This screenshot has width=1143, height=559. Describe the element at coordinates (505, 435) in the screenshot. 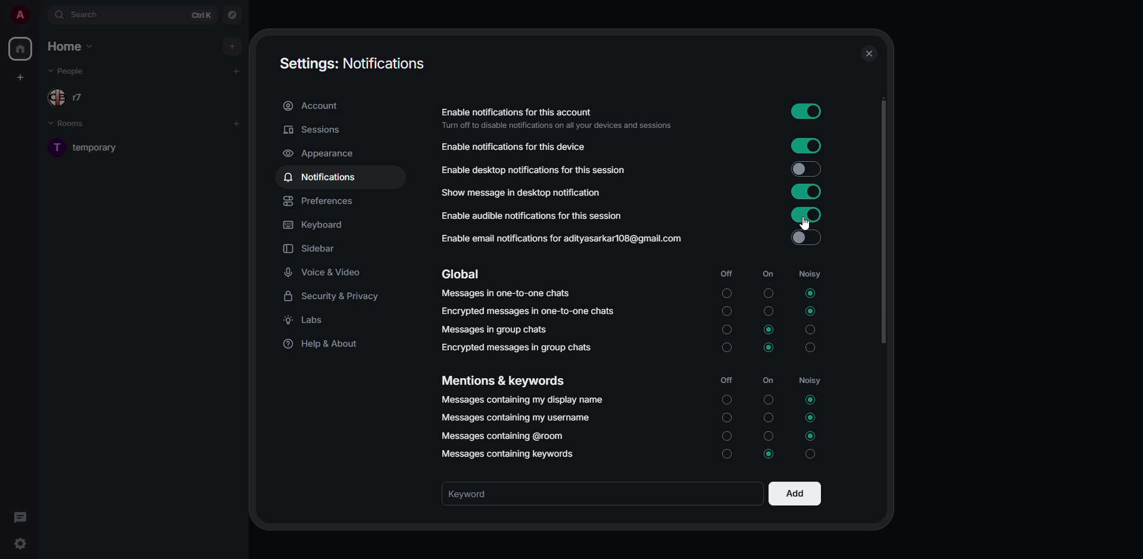

I see `messages containing @room` at that location.